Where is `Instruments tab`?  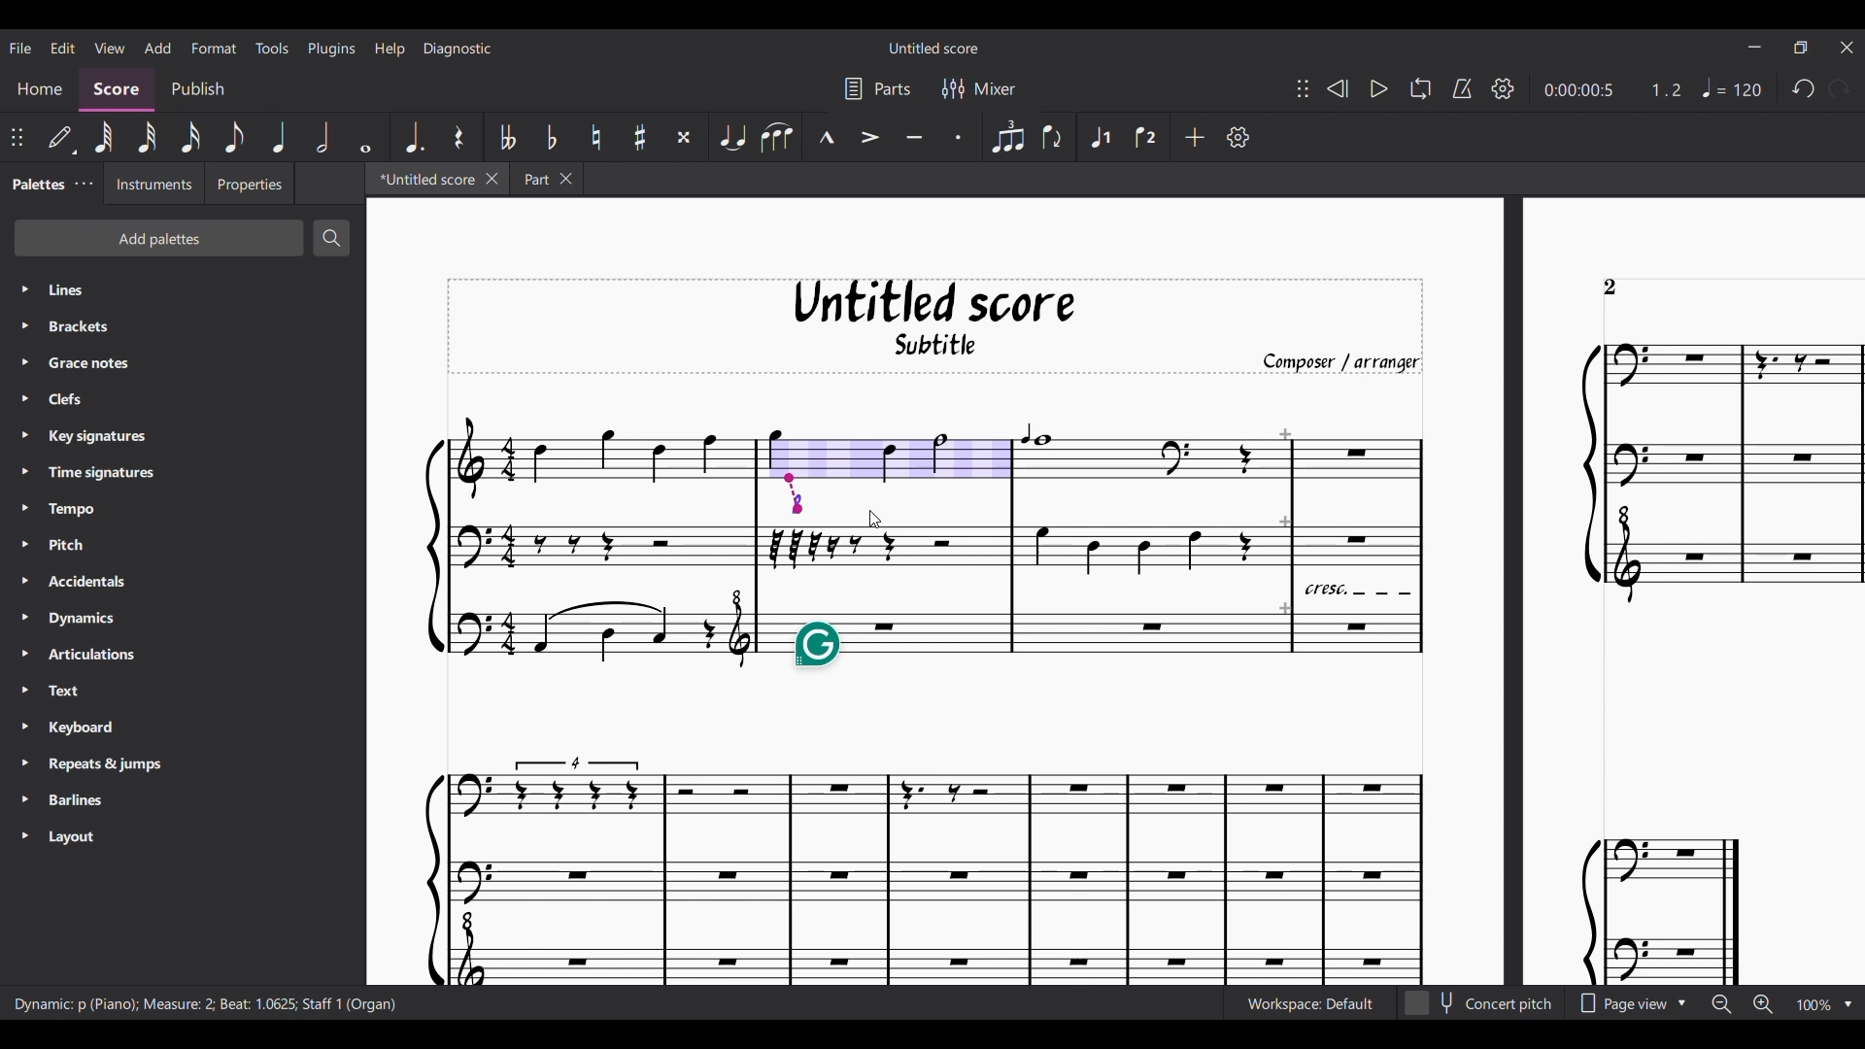
Instruments tab is located at coordinates (154, 183).